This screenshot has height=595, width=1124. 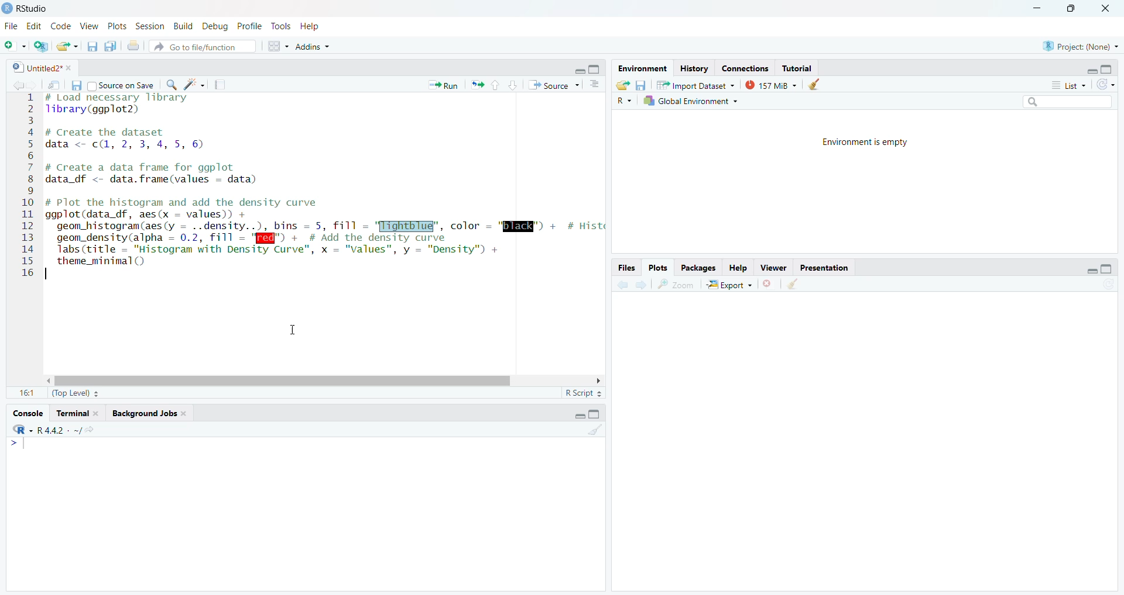 What do you see at coordinates (313, 26) in the screenshot?
I see `Help` at bounding box center [313, 26].